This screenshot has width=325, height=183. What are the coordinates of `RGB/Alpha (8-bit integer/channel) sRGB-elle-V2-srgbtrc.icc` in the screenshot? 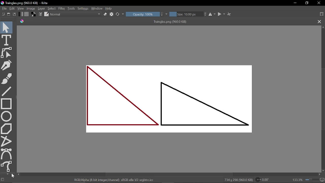 It's located at (113, 180).